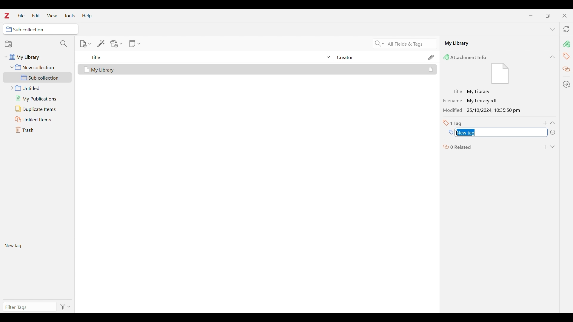 The width and height of the screenshot is (573, 322). Describe the element at coordinates (85, 44) in the screenshot. I see `New item options` at that location.